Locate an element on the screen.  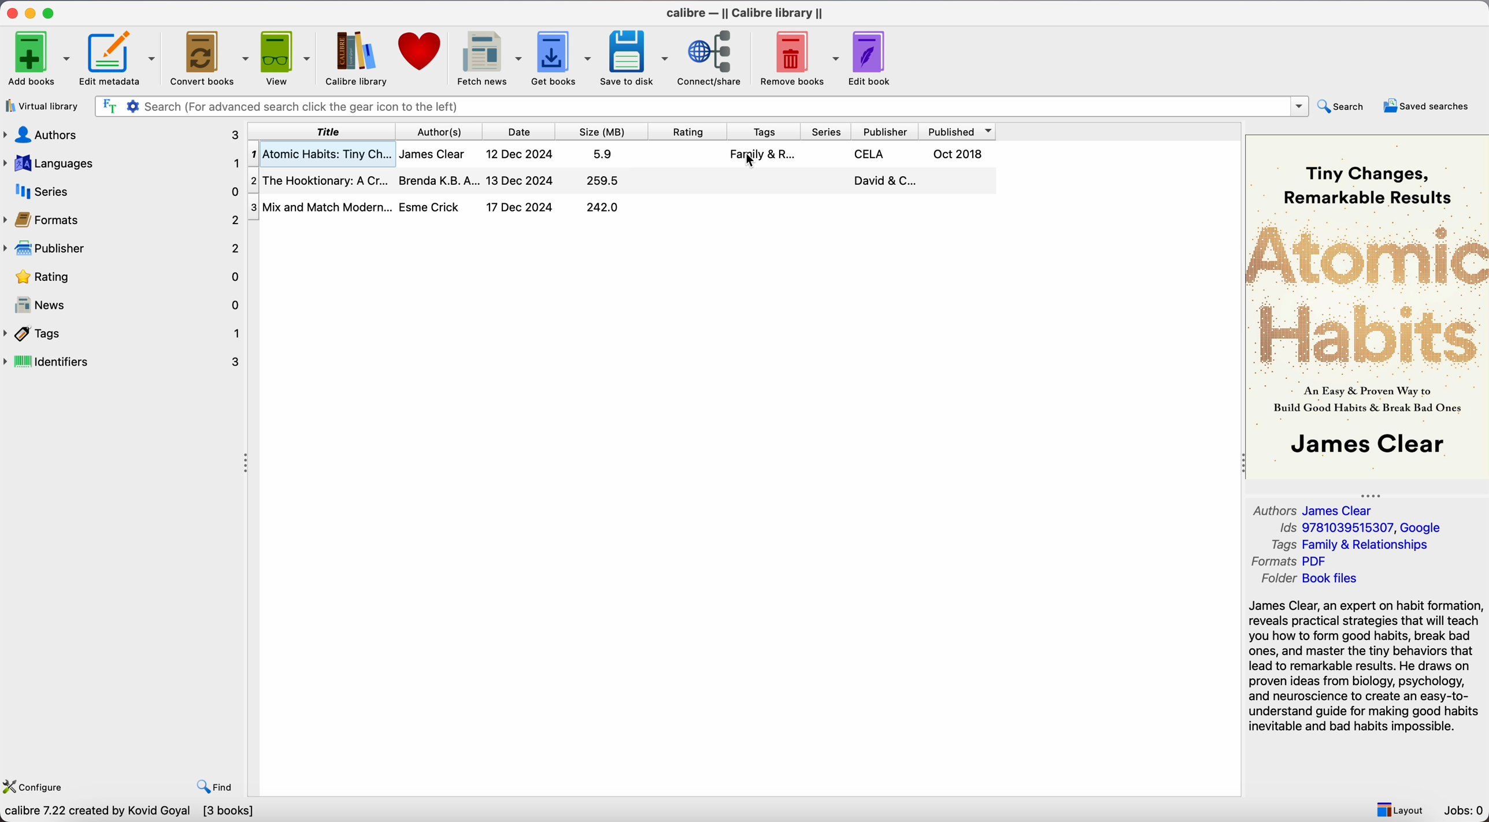
17 Dec 2024 is located at coordinates (521, 207).